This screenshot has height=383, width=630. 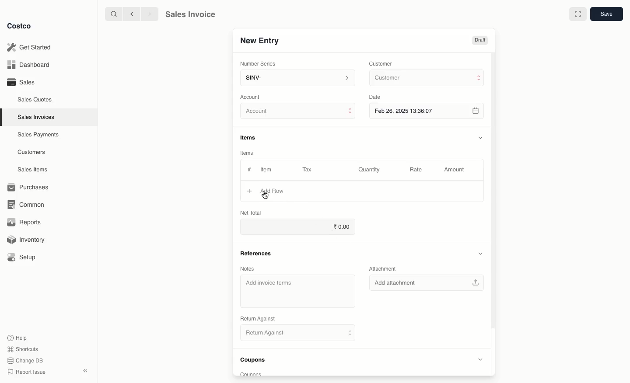 What do you see at coordinates (480, 41) in the screenshot?
I see `Draft` at bounding box center [480, 41].